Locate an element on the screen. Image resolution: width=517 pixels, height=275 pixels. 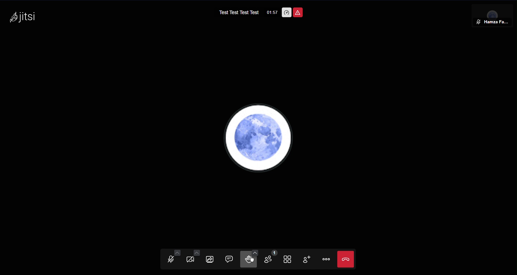
Toggle View is located at coordinates (291, 258).